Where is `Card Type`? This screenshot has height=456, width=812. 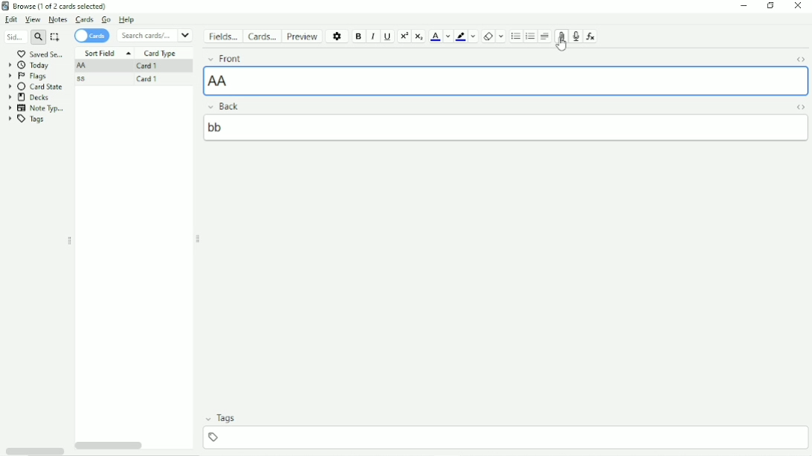
Card Type is located at coordinates (160, 54).